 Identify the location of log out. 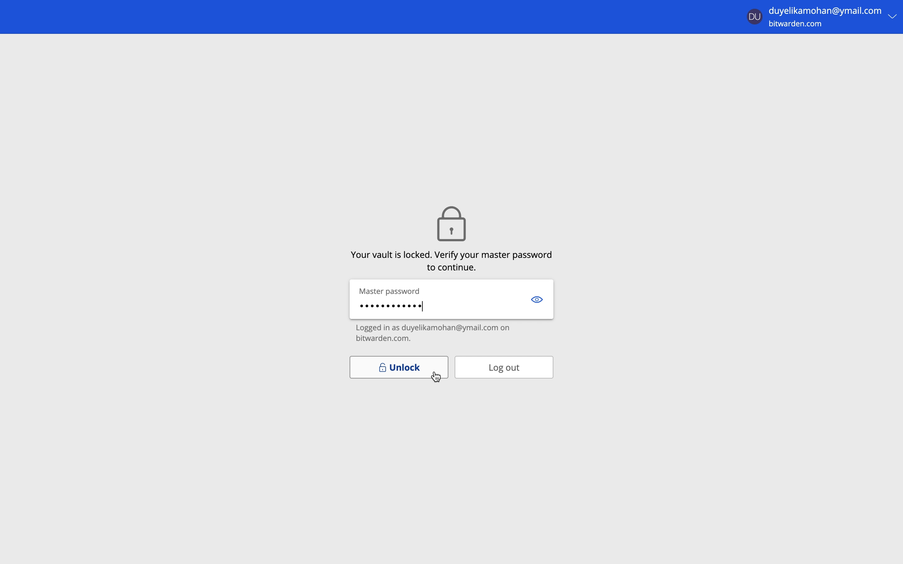
(504, 367).